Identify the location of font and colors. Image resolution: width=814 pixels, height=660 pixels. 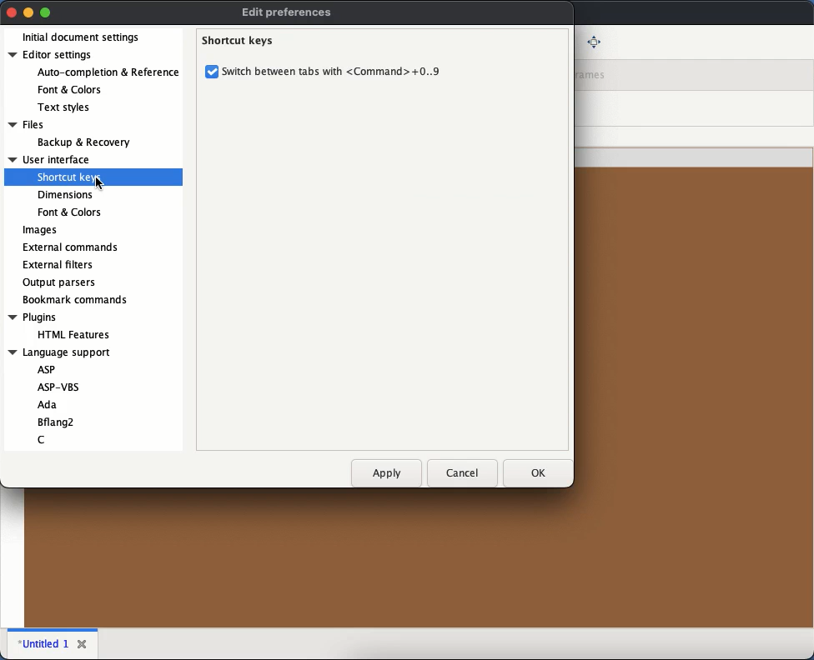
(70, 212).